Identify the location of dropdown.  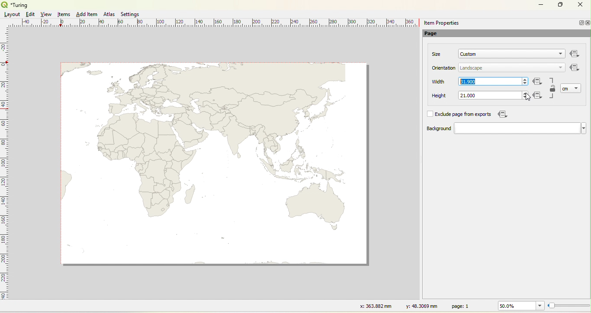
(561, 67).